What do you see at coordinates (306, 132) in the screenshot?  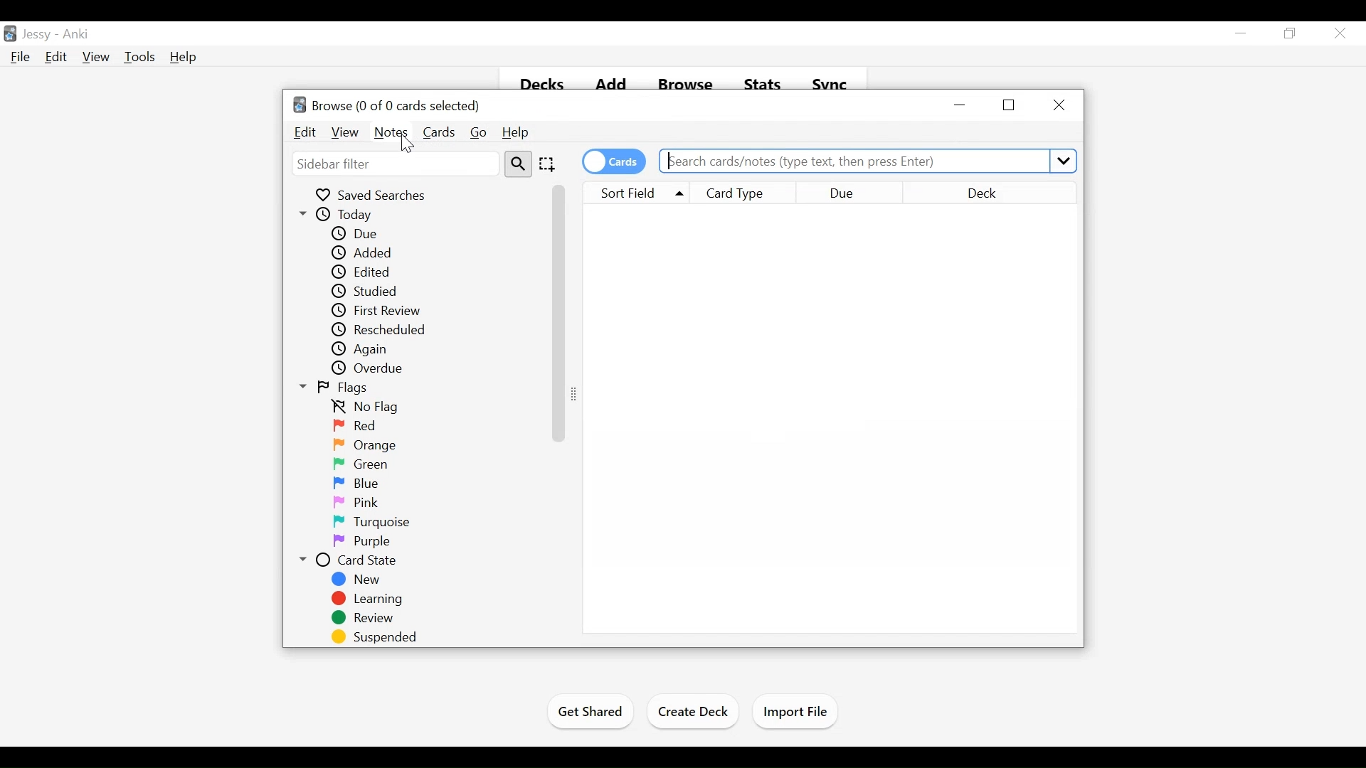 I see `Edit` at bounding box center [306, 132].